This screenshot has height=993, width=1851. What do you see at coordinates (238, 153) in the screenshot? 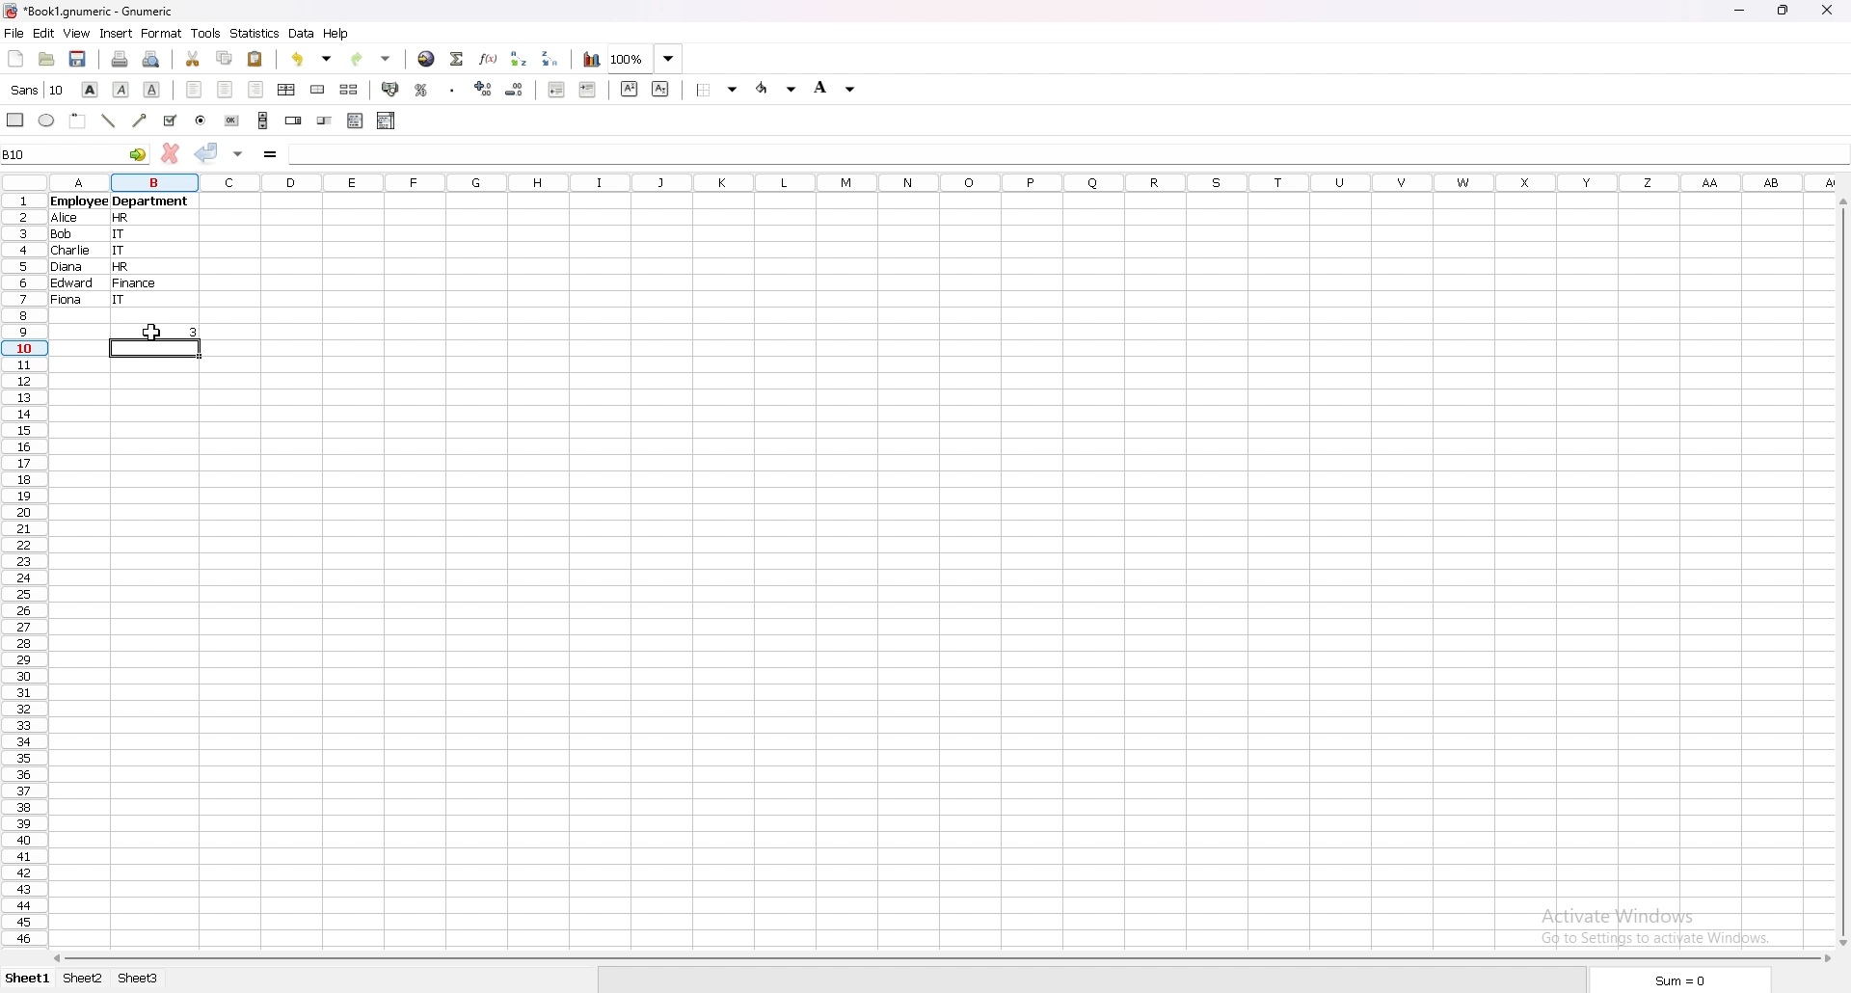
I see `accept changes in all cells` at bounding box center [238, 153].